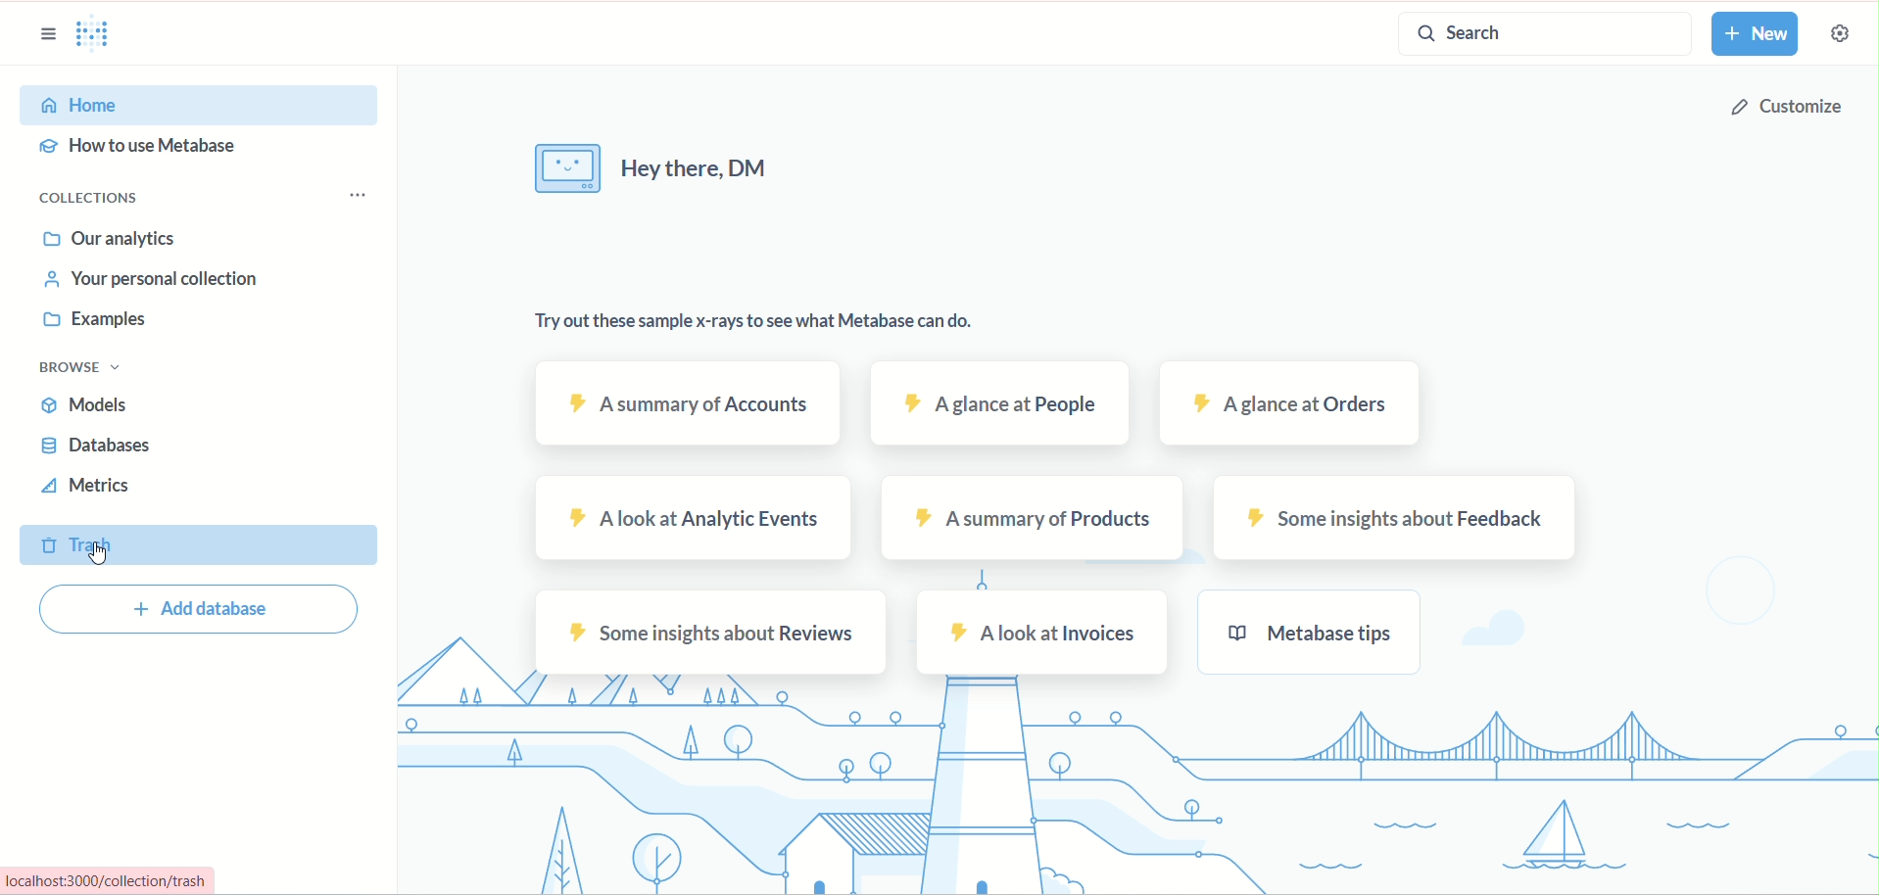 The height and width of the screenshot is (895, 1879). What do you see at coordinates (1838, 32) in the screenshot?
I see `settings` at bounding box center [1838, 32].